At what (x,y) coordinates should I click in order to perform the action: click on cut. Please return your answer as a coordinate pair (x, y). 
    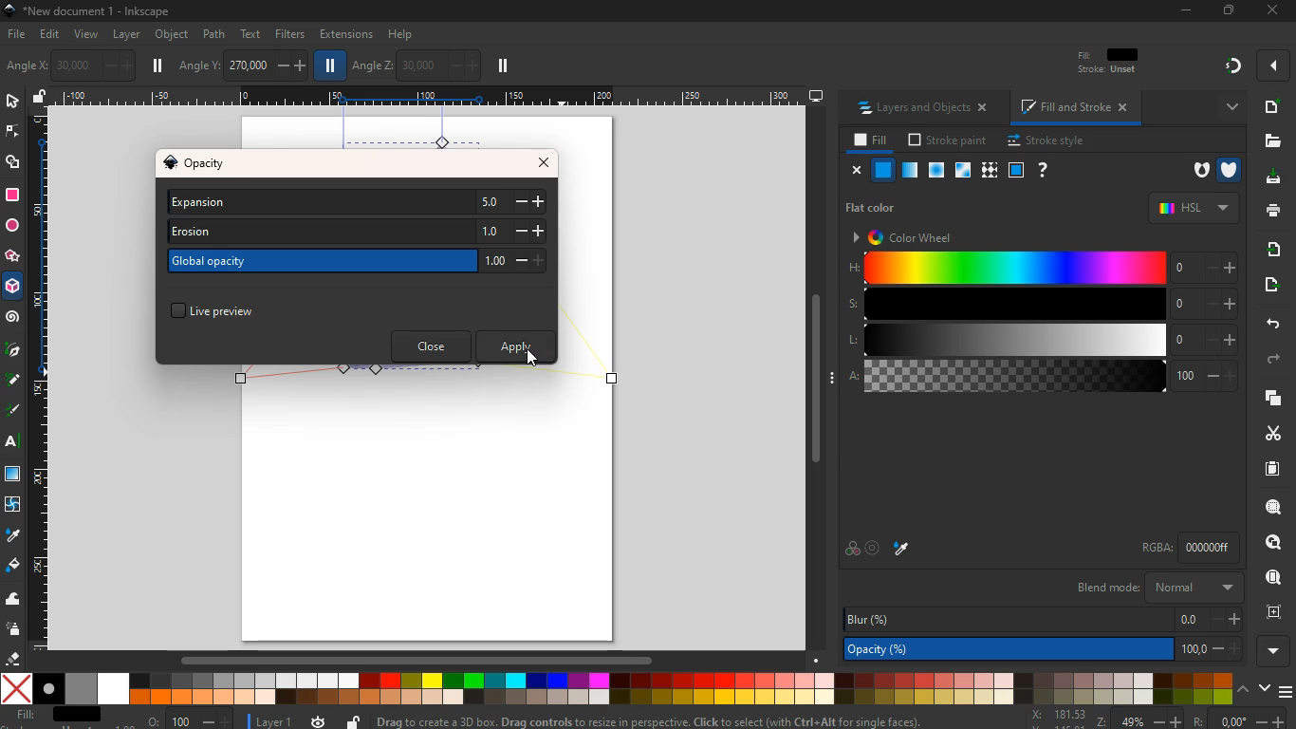
    Looking at the image, I should click on (1266, 433).